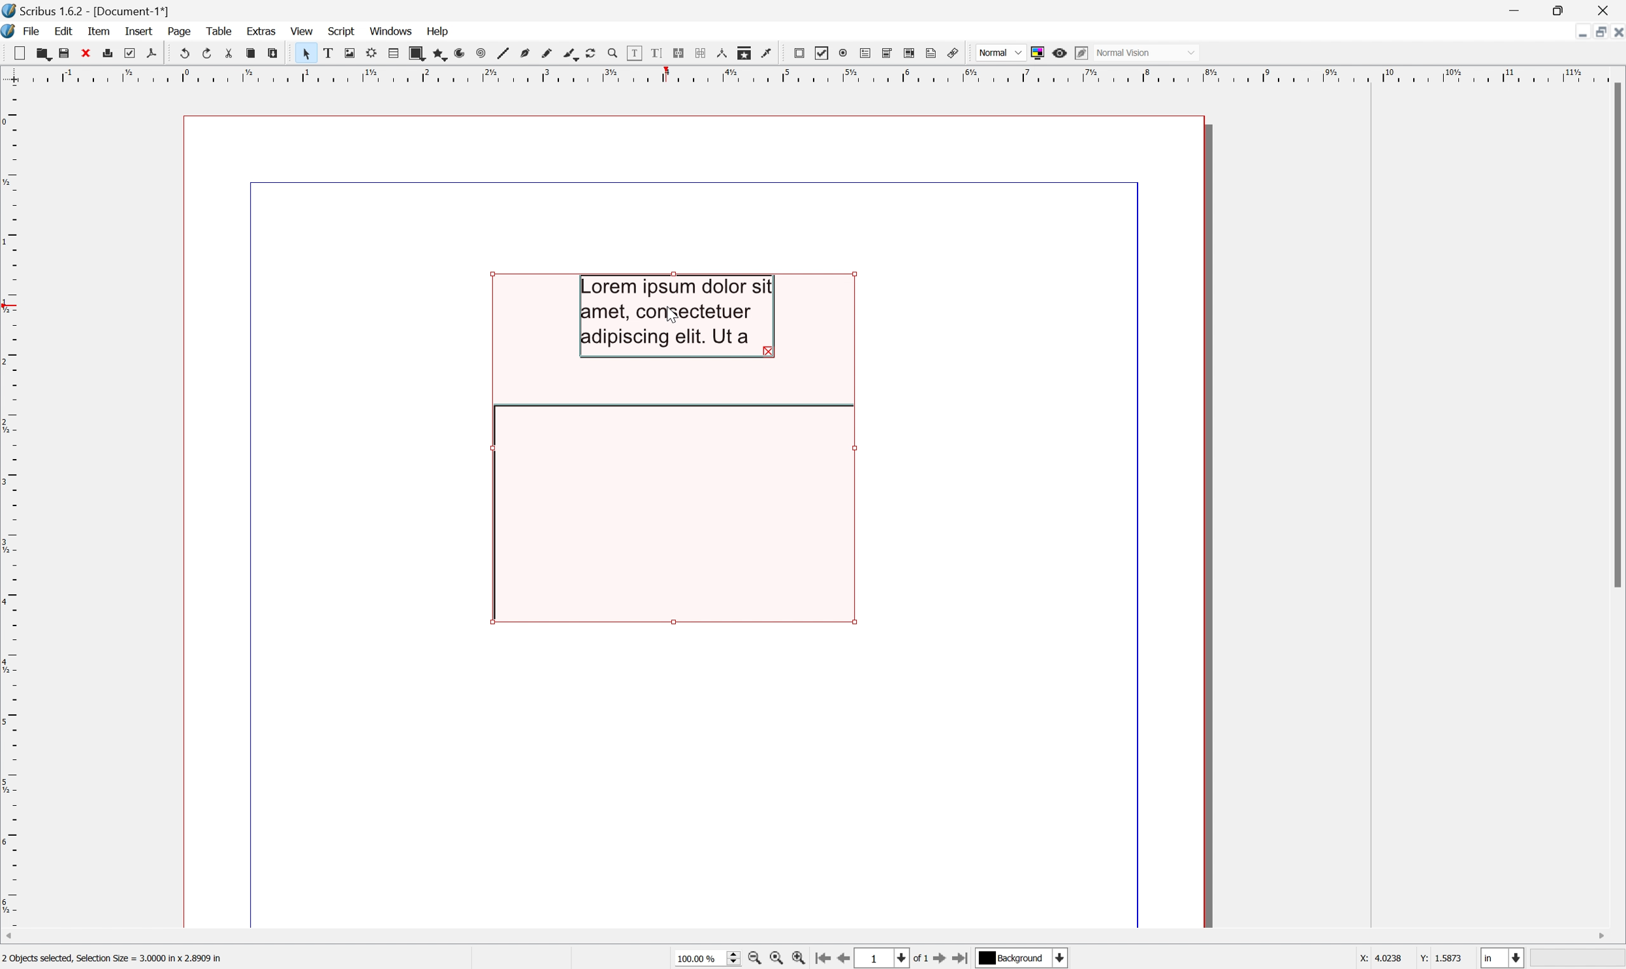  I want to click on Go to the previous page, so click(848, 958).